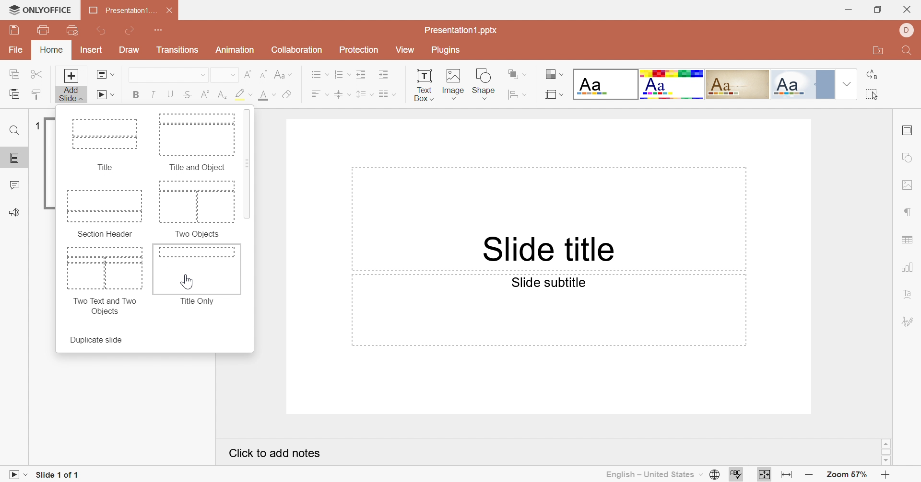 The image size is (921, 482). Describe the element at coordinates (548, 284) in the screenshot. I see `Slide subtitle` at that location.